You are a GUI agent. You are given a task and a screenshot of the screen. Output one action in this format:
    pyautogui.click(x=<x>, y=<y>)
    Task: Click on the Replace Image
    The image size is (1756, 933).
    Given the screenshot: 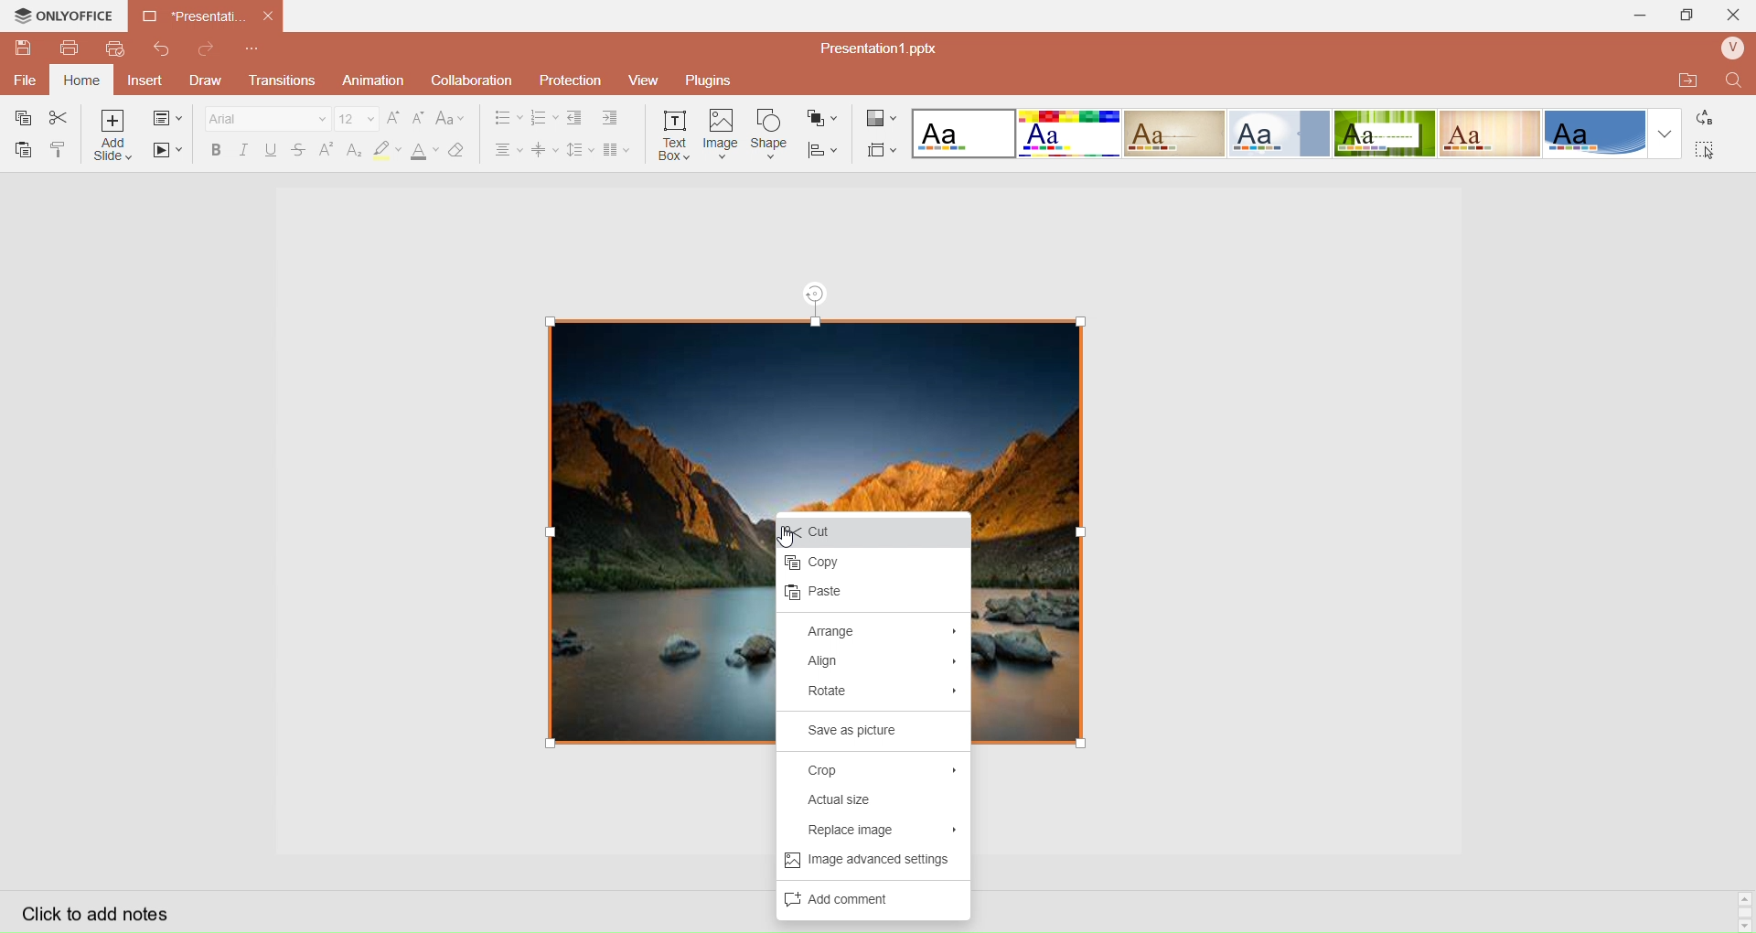 What is the action you would take?
    pyautogui.click(x=882, y=830)
    